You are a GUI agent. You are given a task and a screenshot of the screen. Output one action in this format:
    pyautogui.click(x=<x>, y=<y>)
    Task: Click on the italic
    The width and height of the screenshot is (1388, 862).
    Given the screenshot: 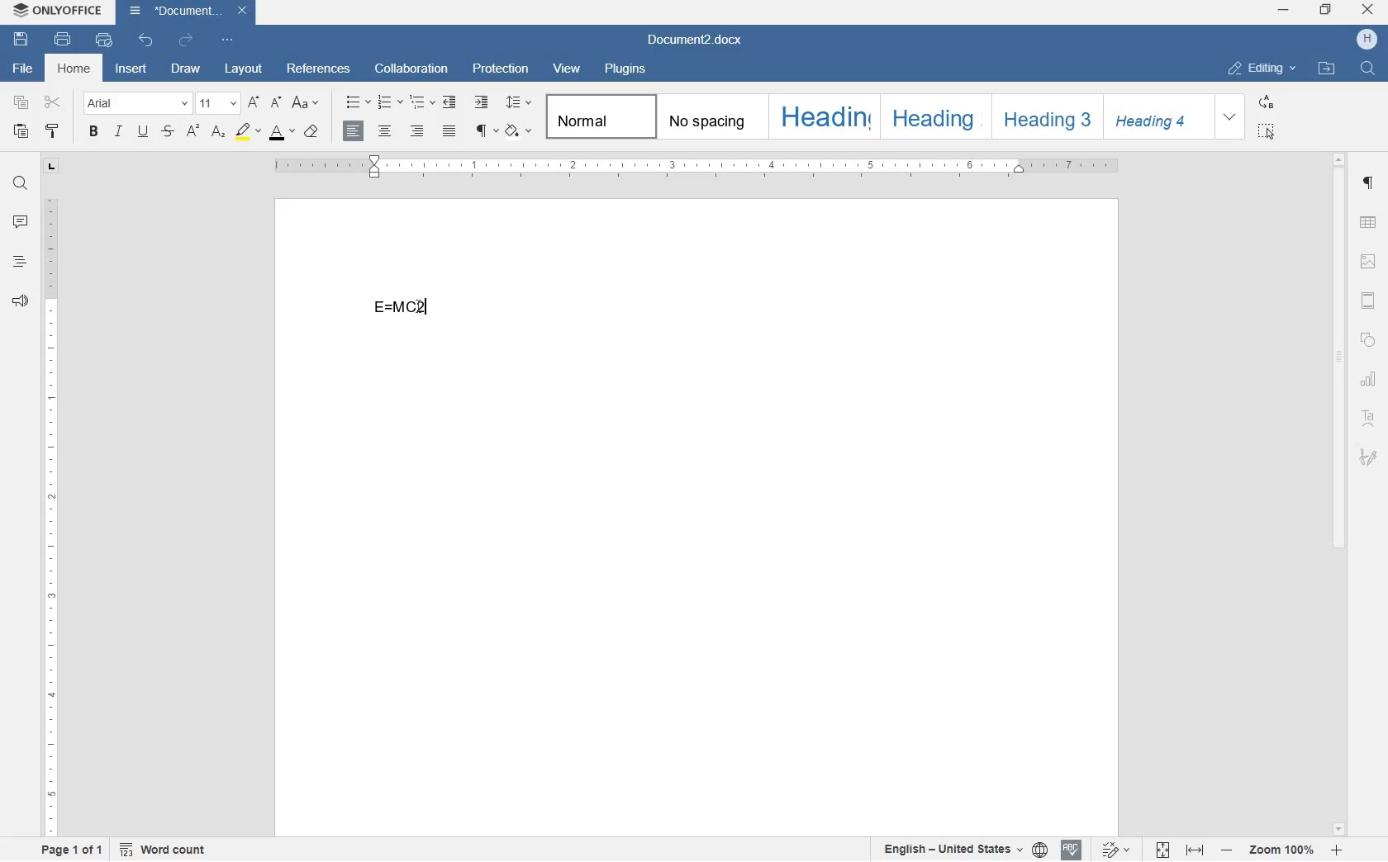 What is the action you would take?
    pyautogui.click(x=118, y=132)
    